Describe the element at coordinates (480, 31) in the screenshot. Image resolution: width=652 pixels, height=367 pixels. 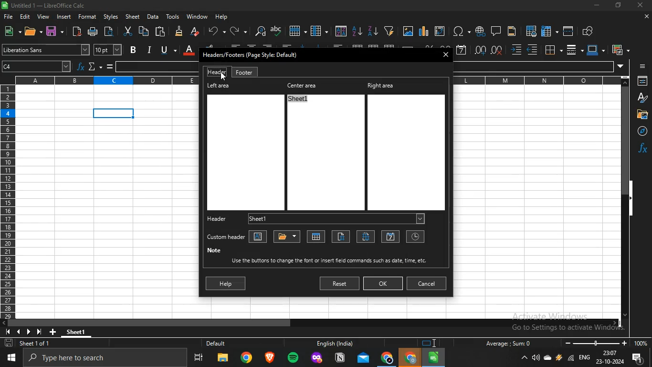
I see `insert hyperlink` at that location.